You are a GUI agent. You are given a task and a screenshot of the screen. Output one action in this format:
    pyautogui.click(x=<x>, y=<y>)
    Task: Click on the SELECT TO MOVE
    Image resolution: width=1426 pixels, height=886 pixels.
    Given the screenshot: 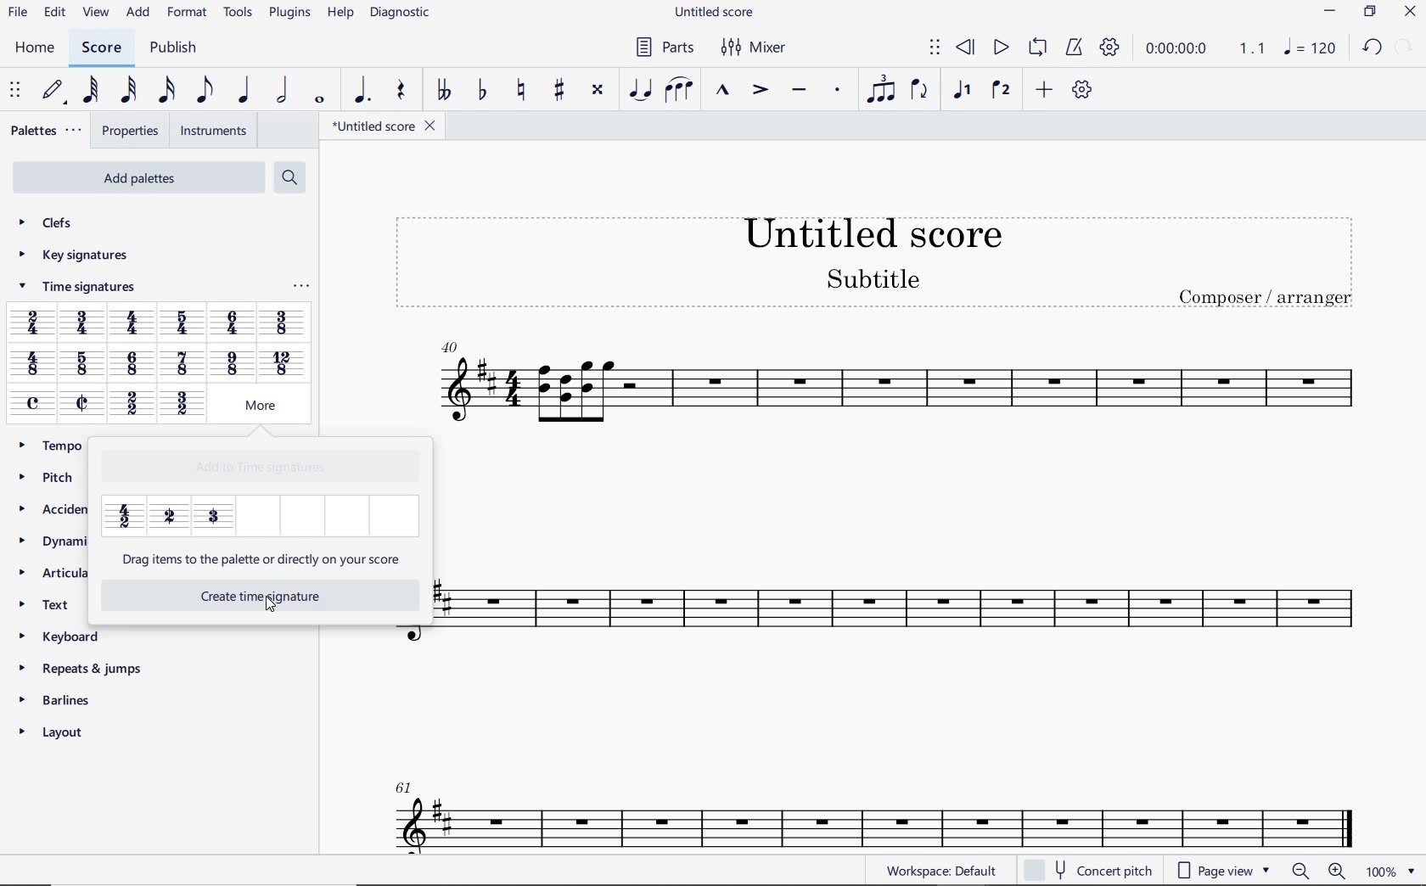 What is the action you would take?
    pyautogui.click(x=935, y=48)
    